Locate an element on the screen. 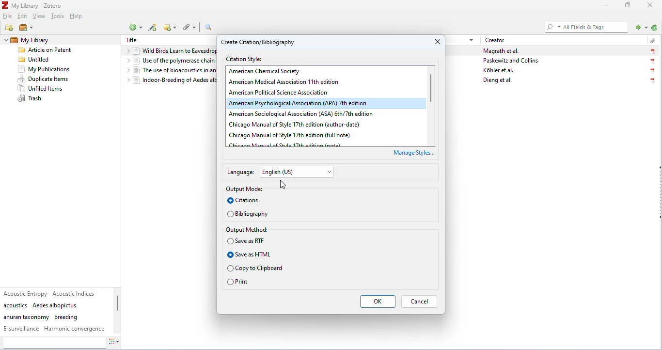  untitled is located at coordinates (34, 60).